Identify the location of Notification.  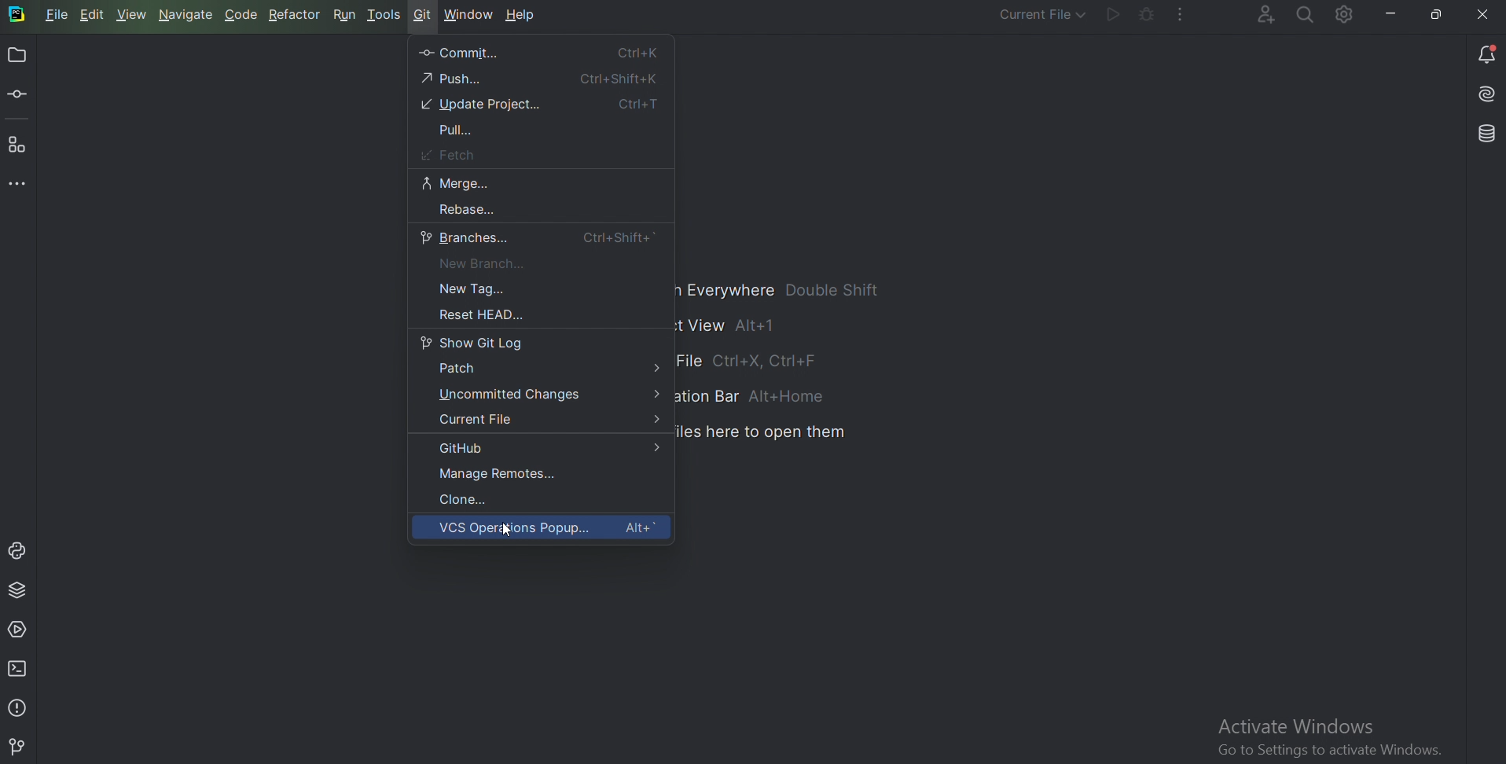
(1488, 53).